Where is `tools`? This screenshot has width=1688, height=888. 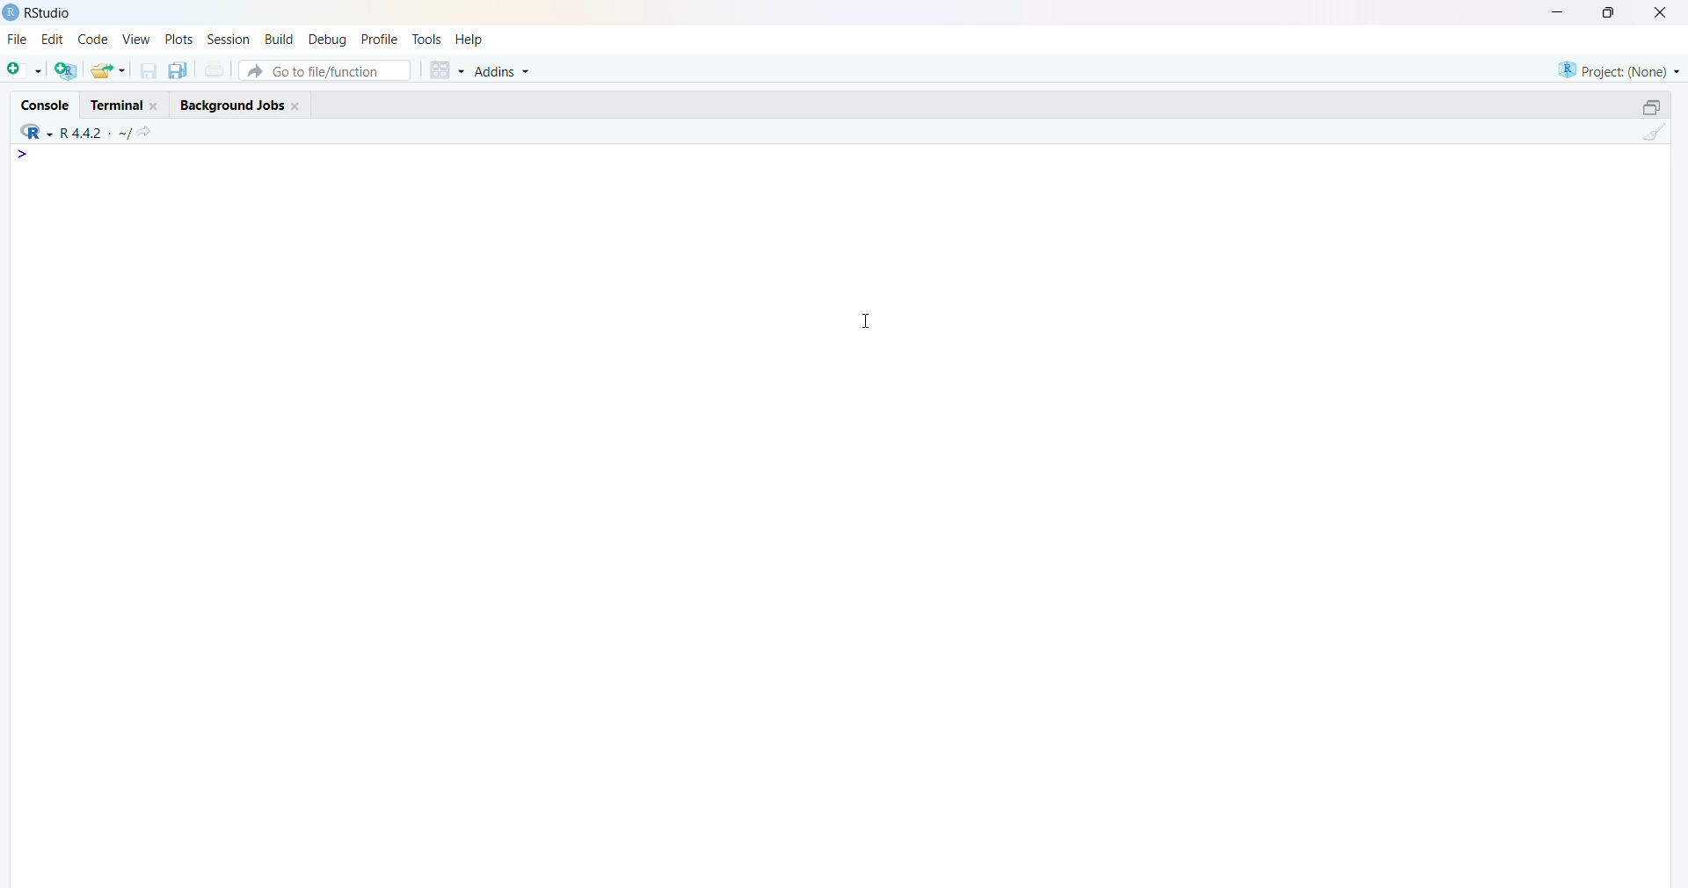 tools is located at coordinates (427, 40).